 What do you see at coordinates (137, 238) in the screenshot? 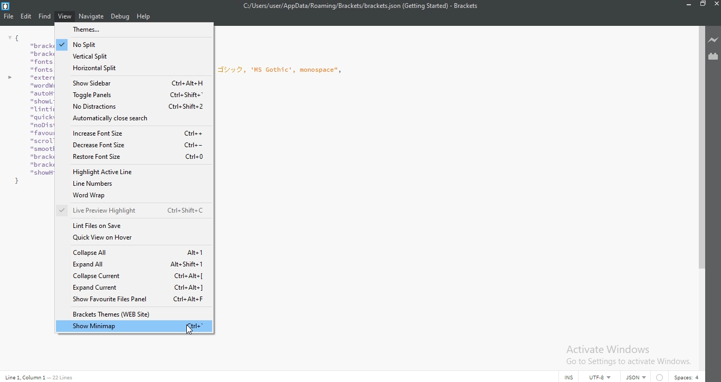
I see `quick view on hover` at bounding box center [137, 238].